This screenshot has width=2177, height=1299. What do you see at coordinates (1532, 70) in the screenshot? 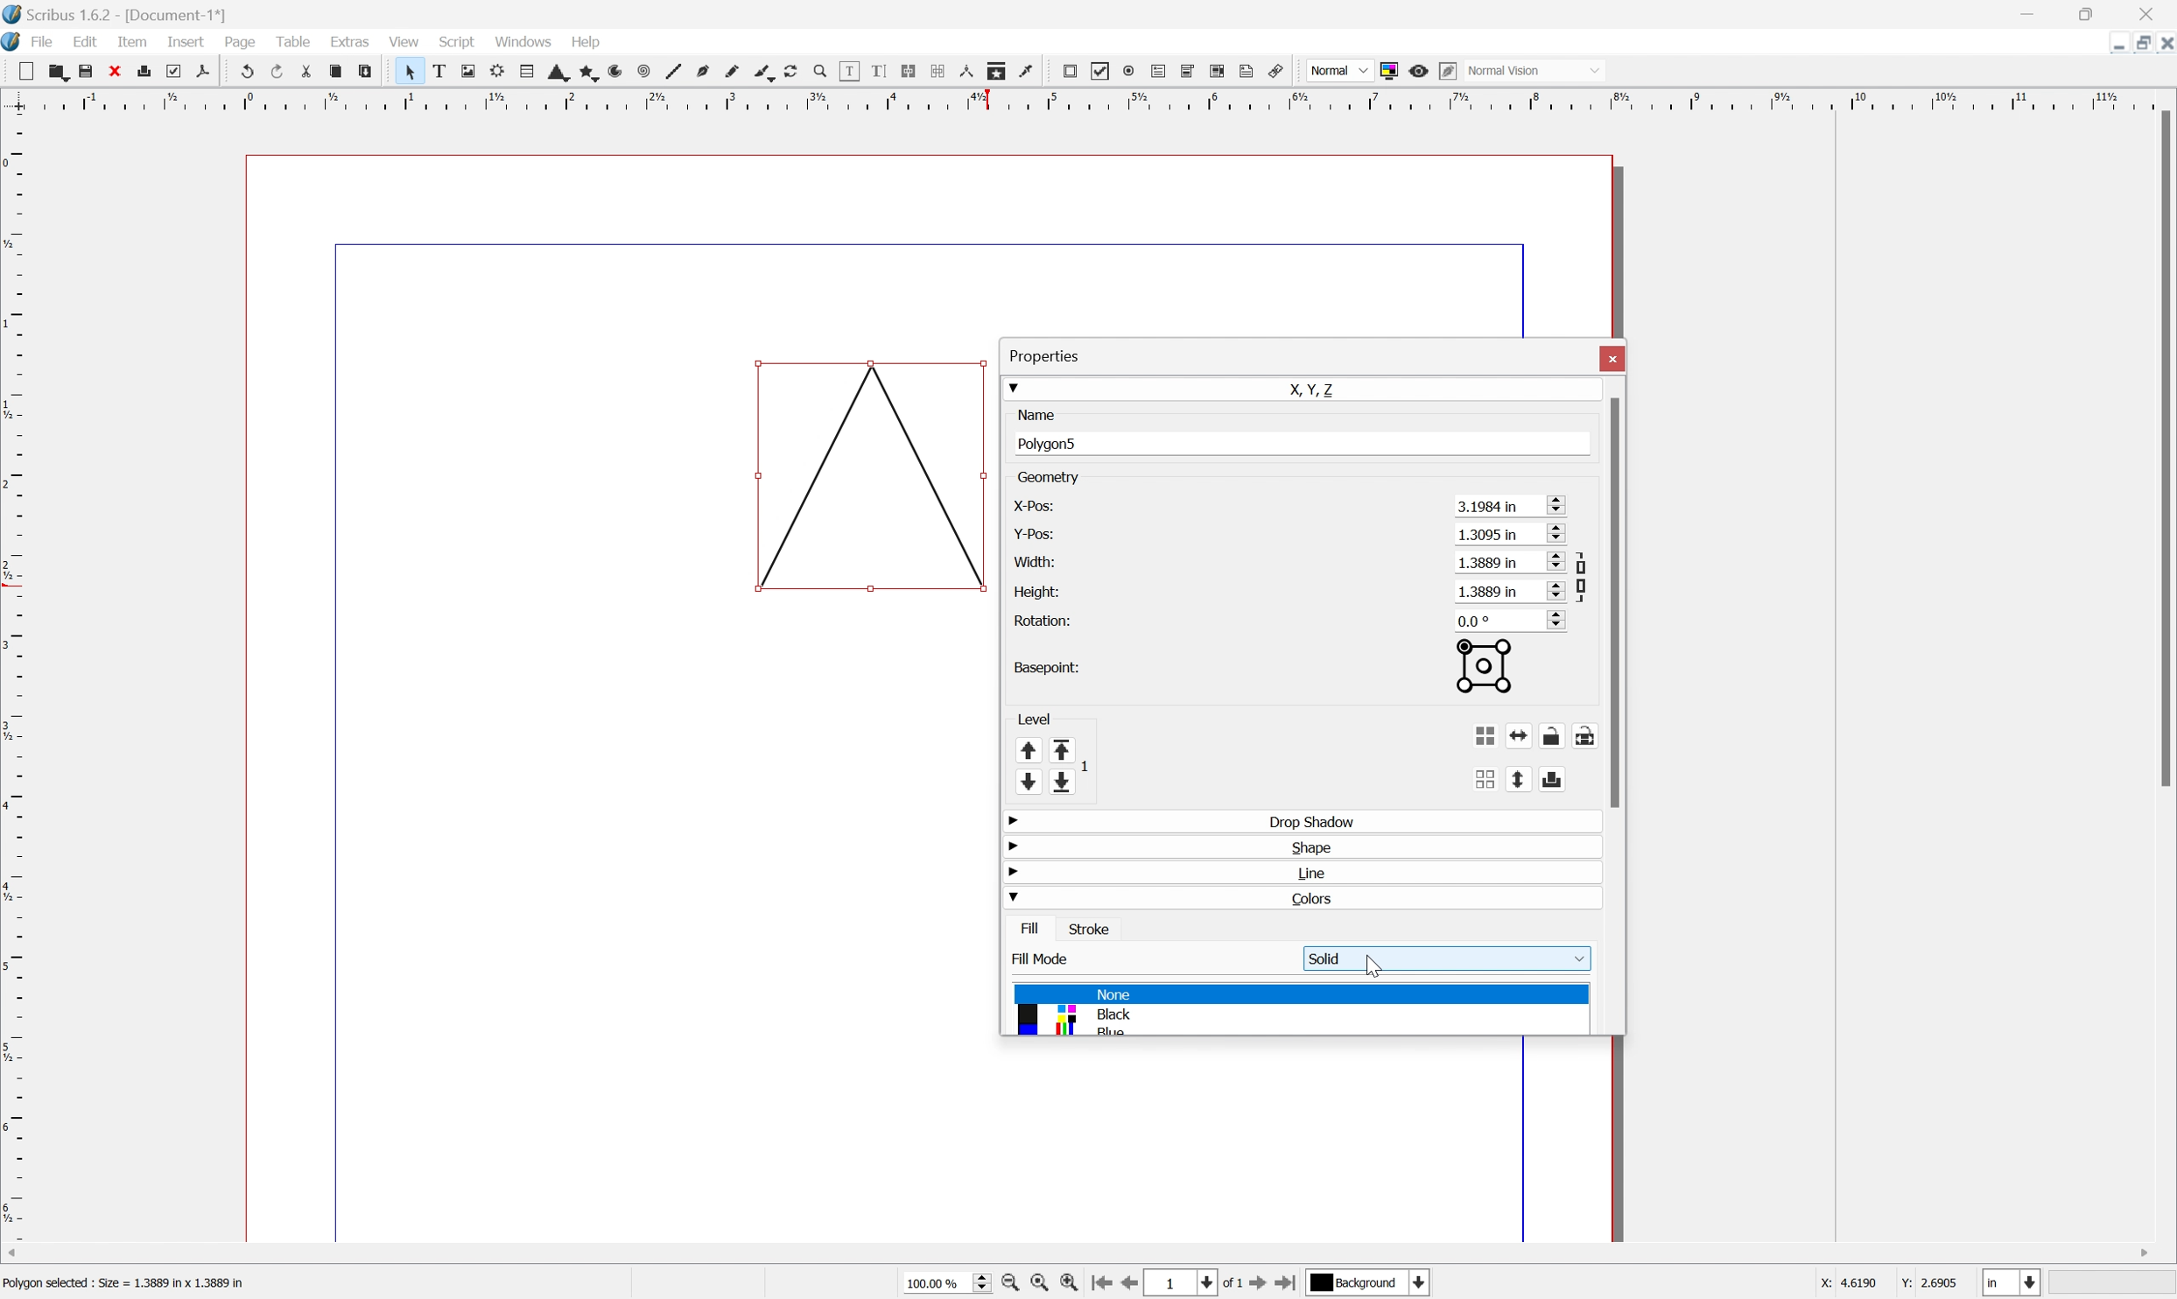
I see `Normal Vision` at bounding box center [1532, 70].